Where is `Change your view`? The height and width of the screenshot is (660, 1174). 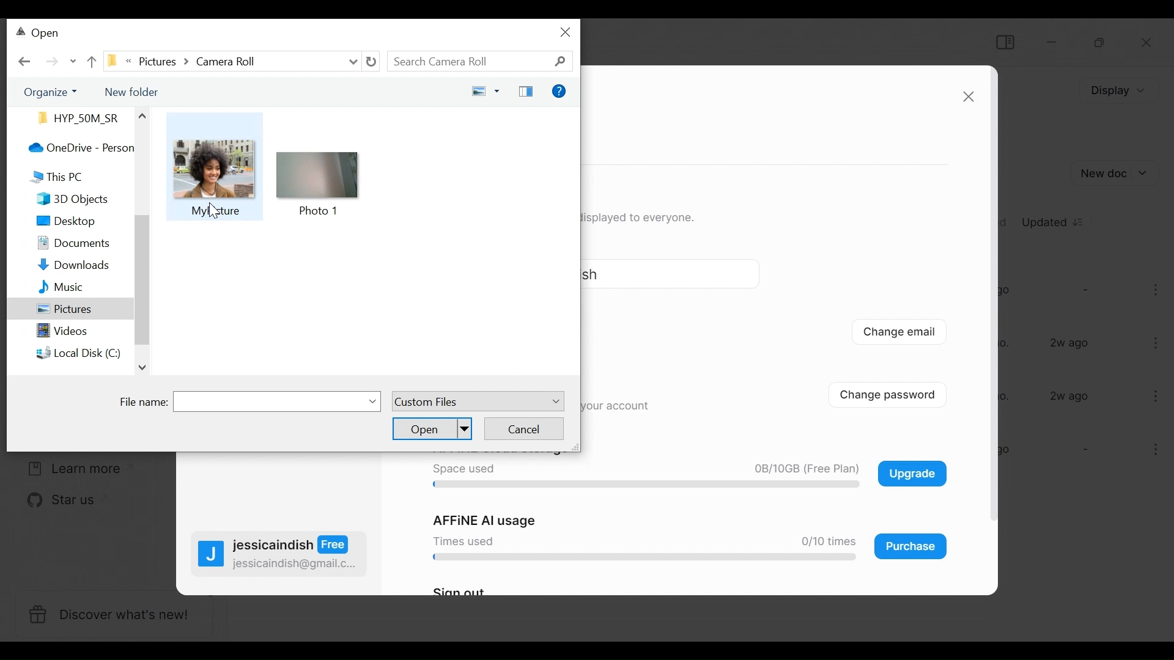 Change your view is located at coordinates (482, 92).